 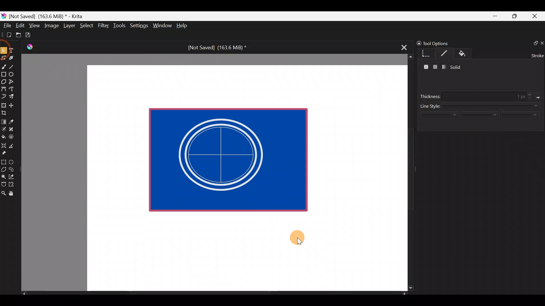 What do you see at coordinates (29, 47) in the screenshot?
I see `Krita Logo` at bounding box center [29, 47].